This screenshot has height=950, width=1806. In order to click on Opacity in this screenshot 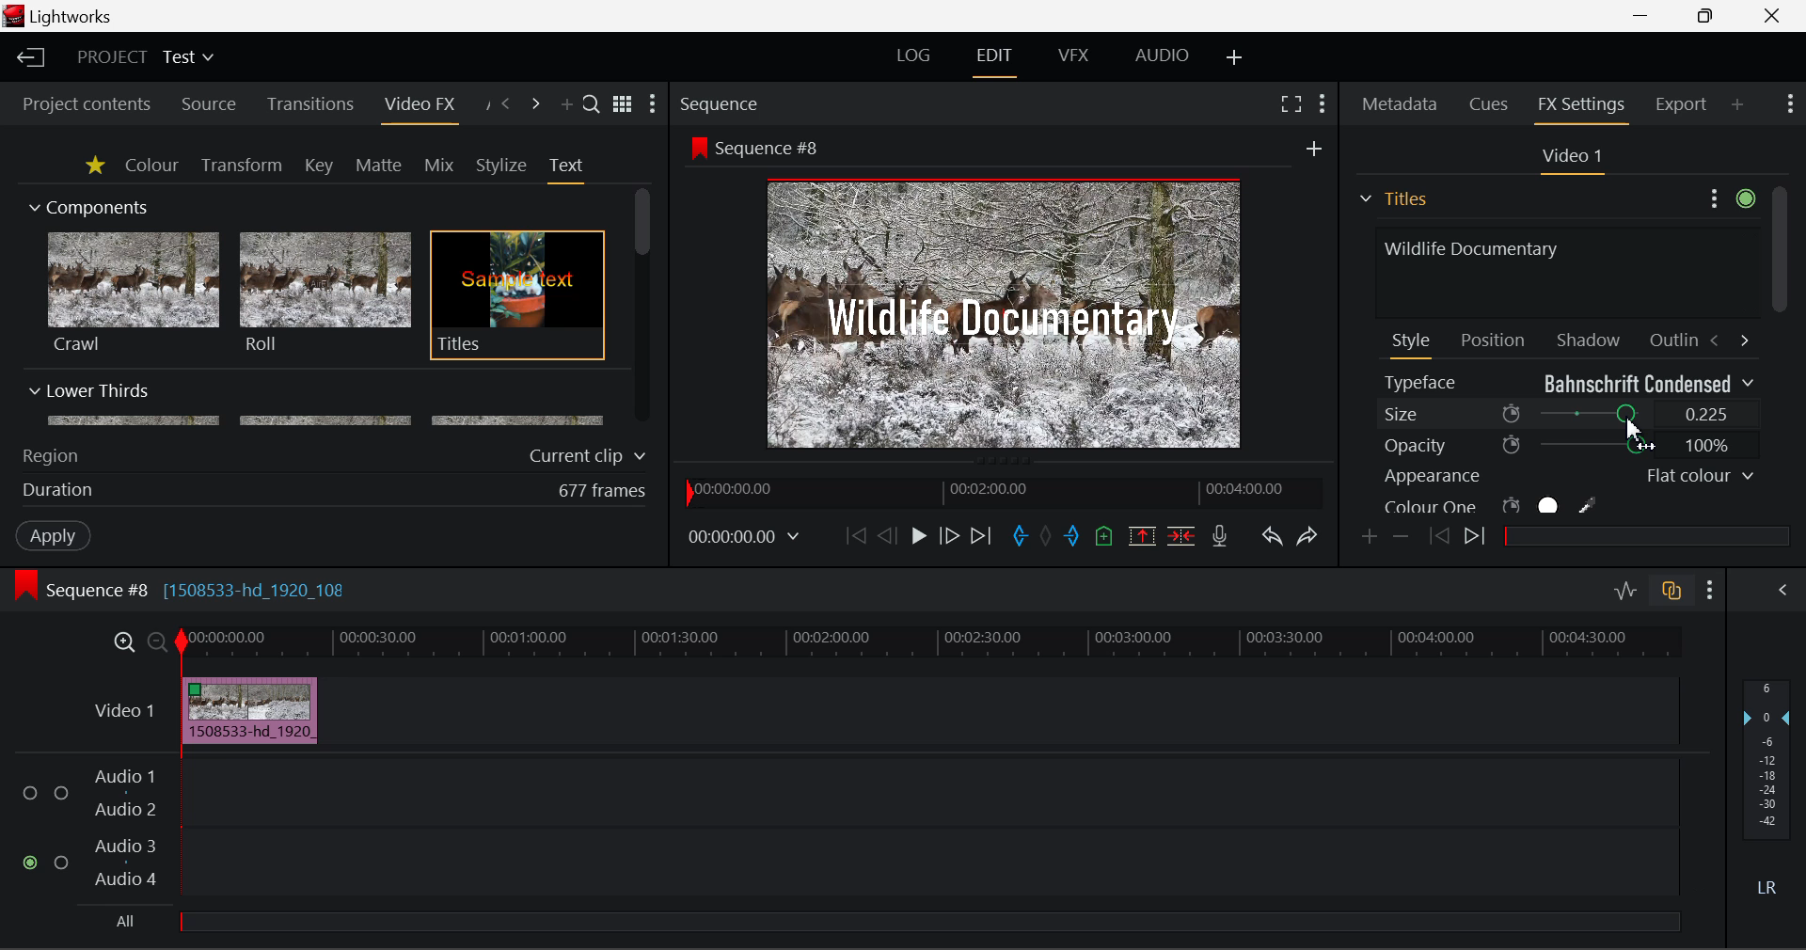, I will do `click(1569, 445)`.